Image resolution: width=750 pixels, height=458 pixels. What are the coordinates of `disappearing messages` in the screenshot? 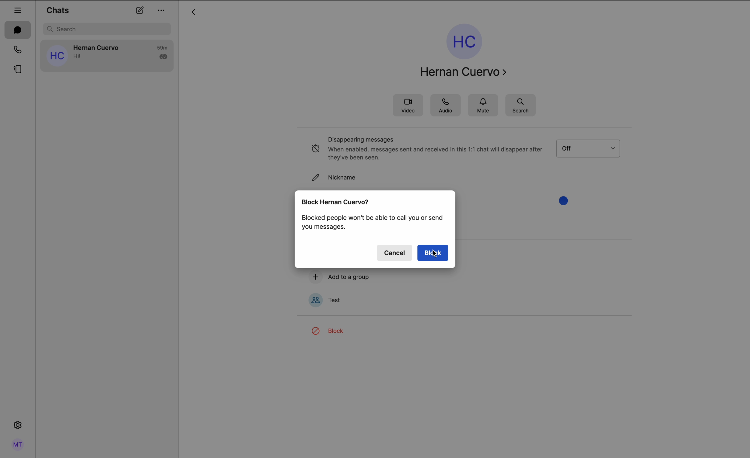 It's located at (467, 149).